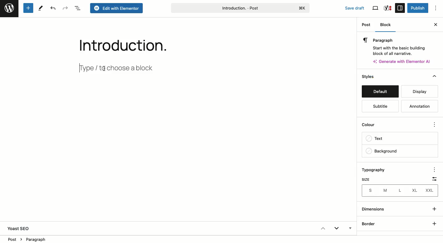  What do you see at coordinates (118, 44) in the screenshot?
I see `Introduction` at bounding box center [118, 44].